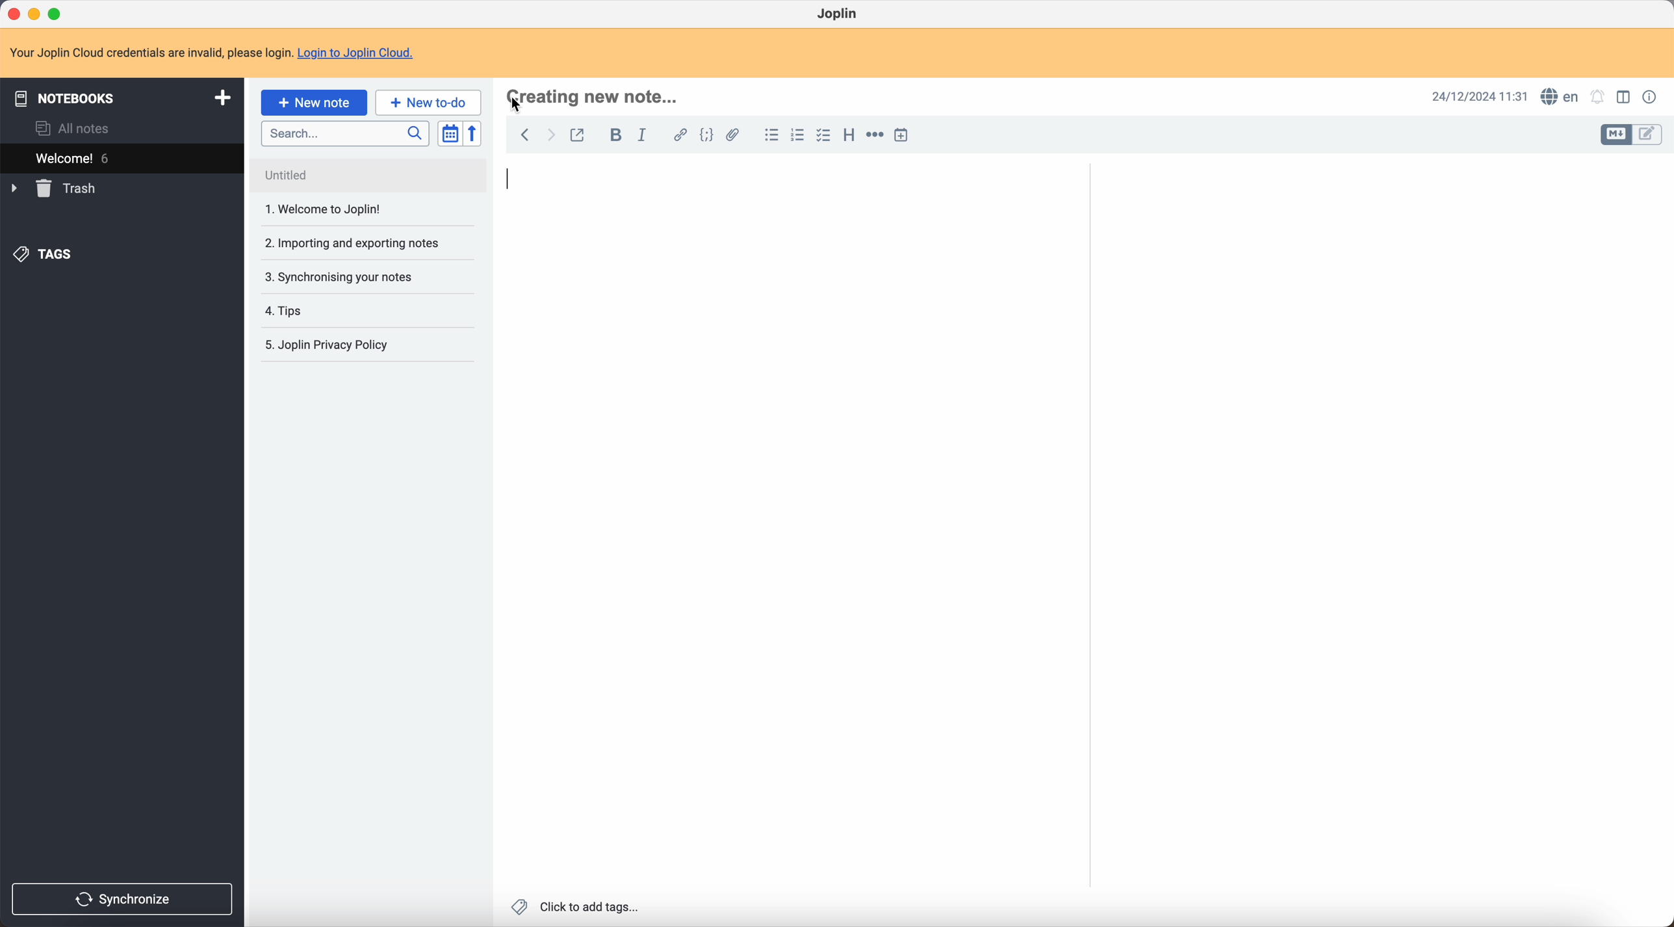 This screenshot has height=927, width=1674. I want to click on horizontal rule, so click(875, 135).